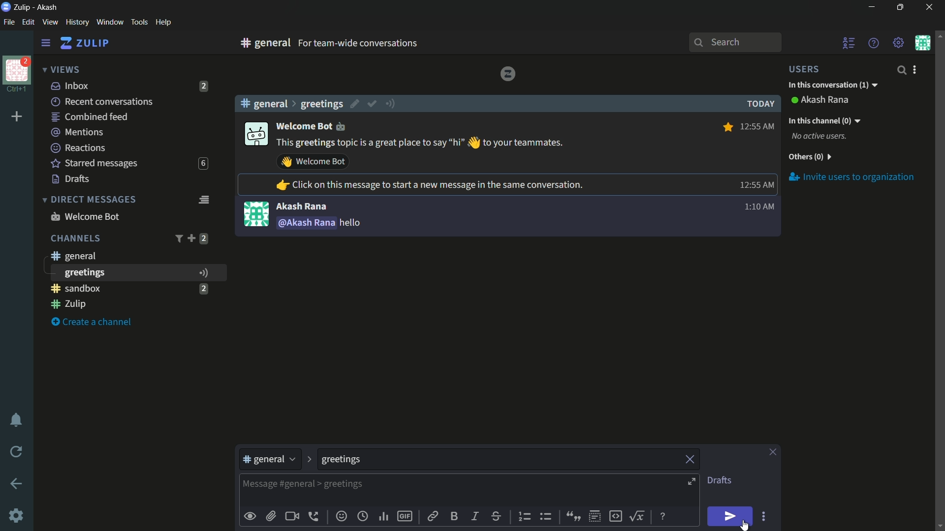 This screenshot has height=531, width=945. What do you see at coordinates (321, 104) in the screenshot?
I see `greetings` at bounding box center [321, 104].